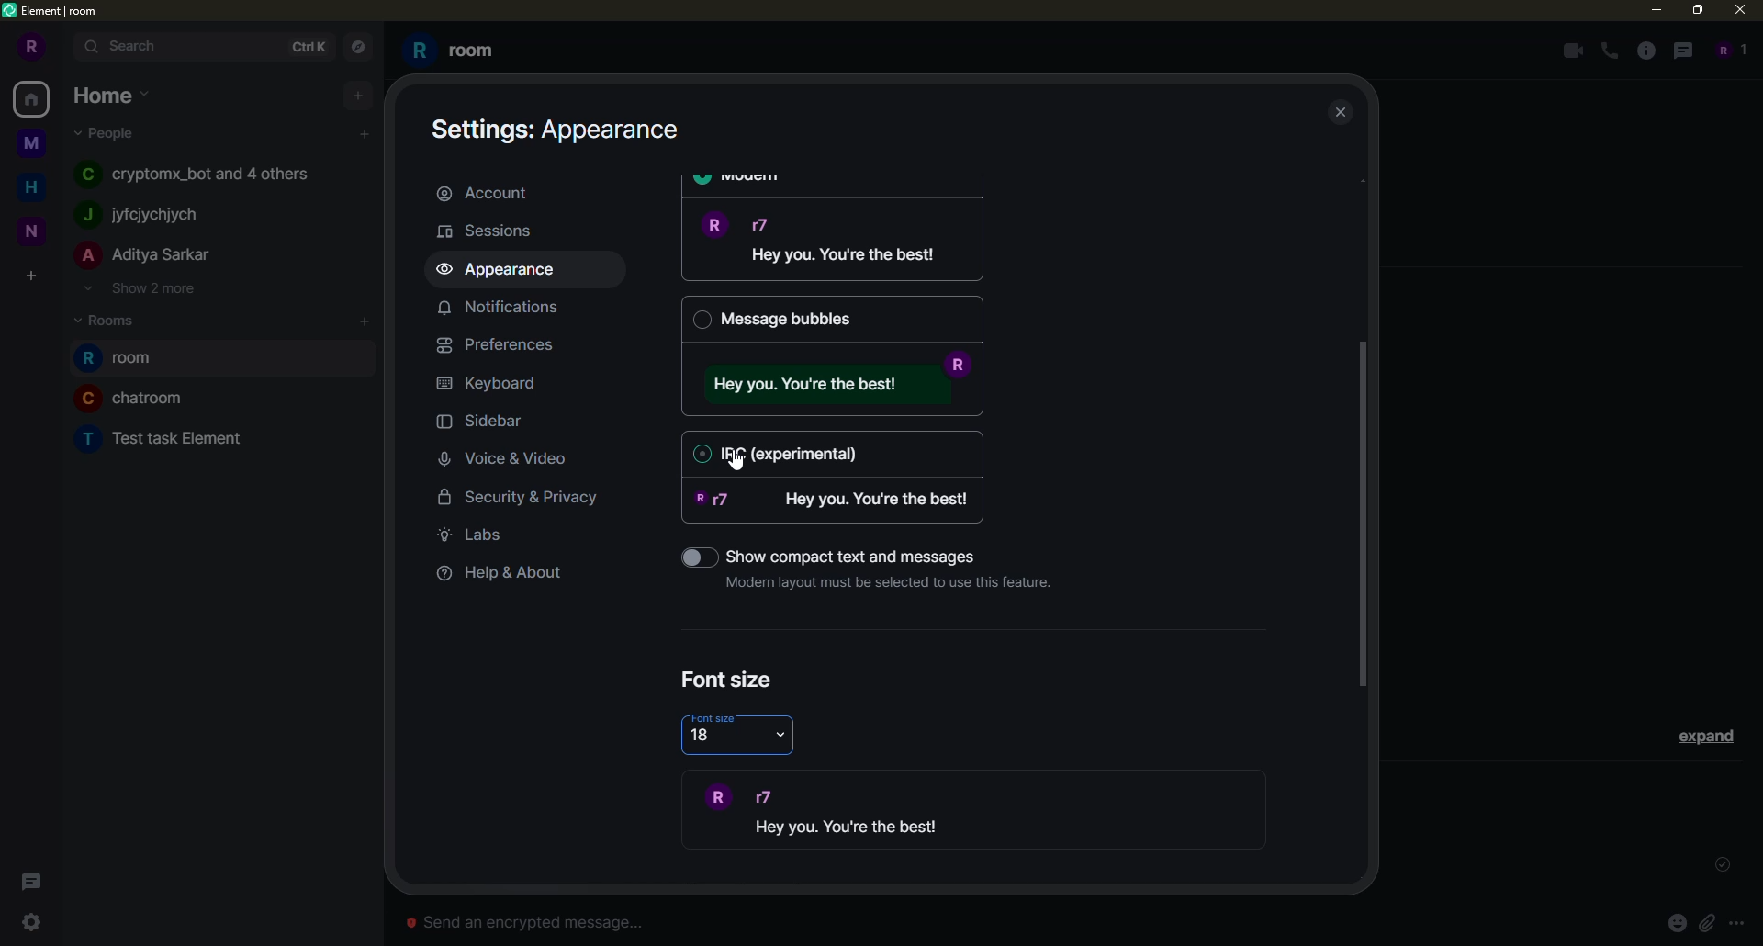 Image resolution: width=1763 pixels, height=946 pixels. I want to click on home, so click(37, 185).